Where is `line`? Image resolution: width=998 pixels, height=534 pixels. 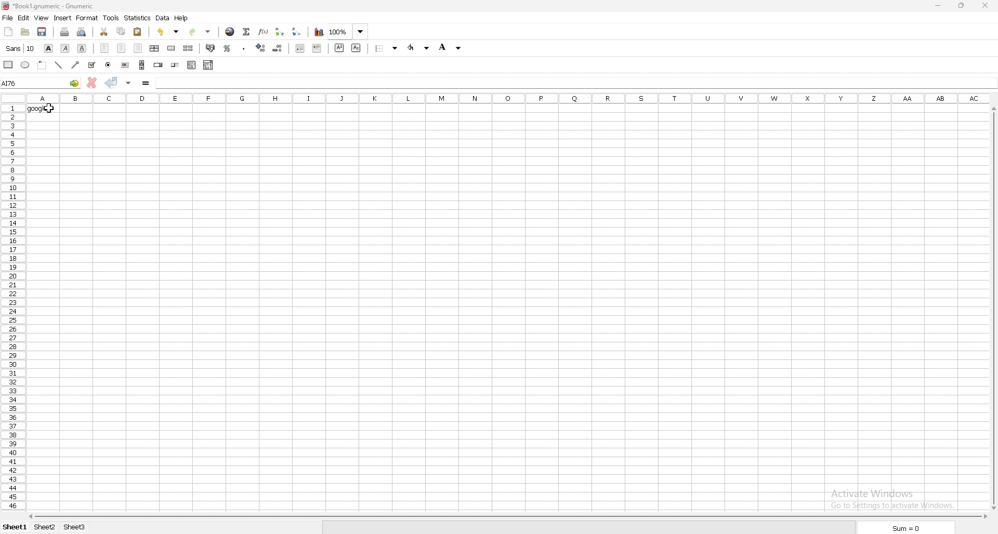
line is located at coordinates (59, 64).